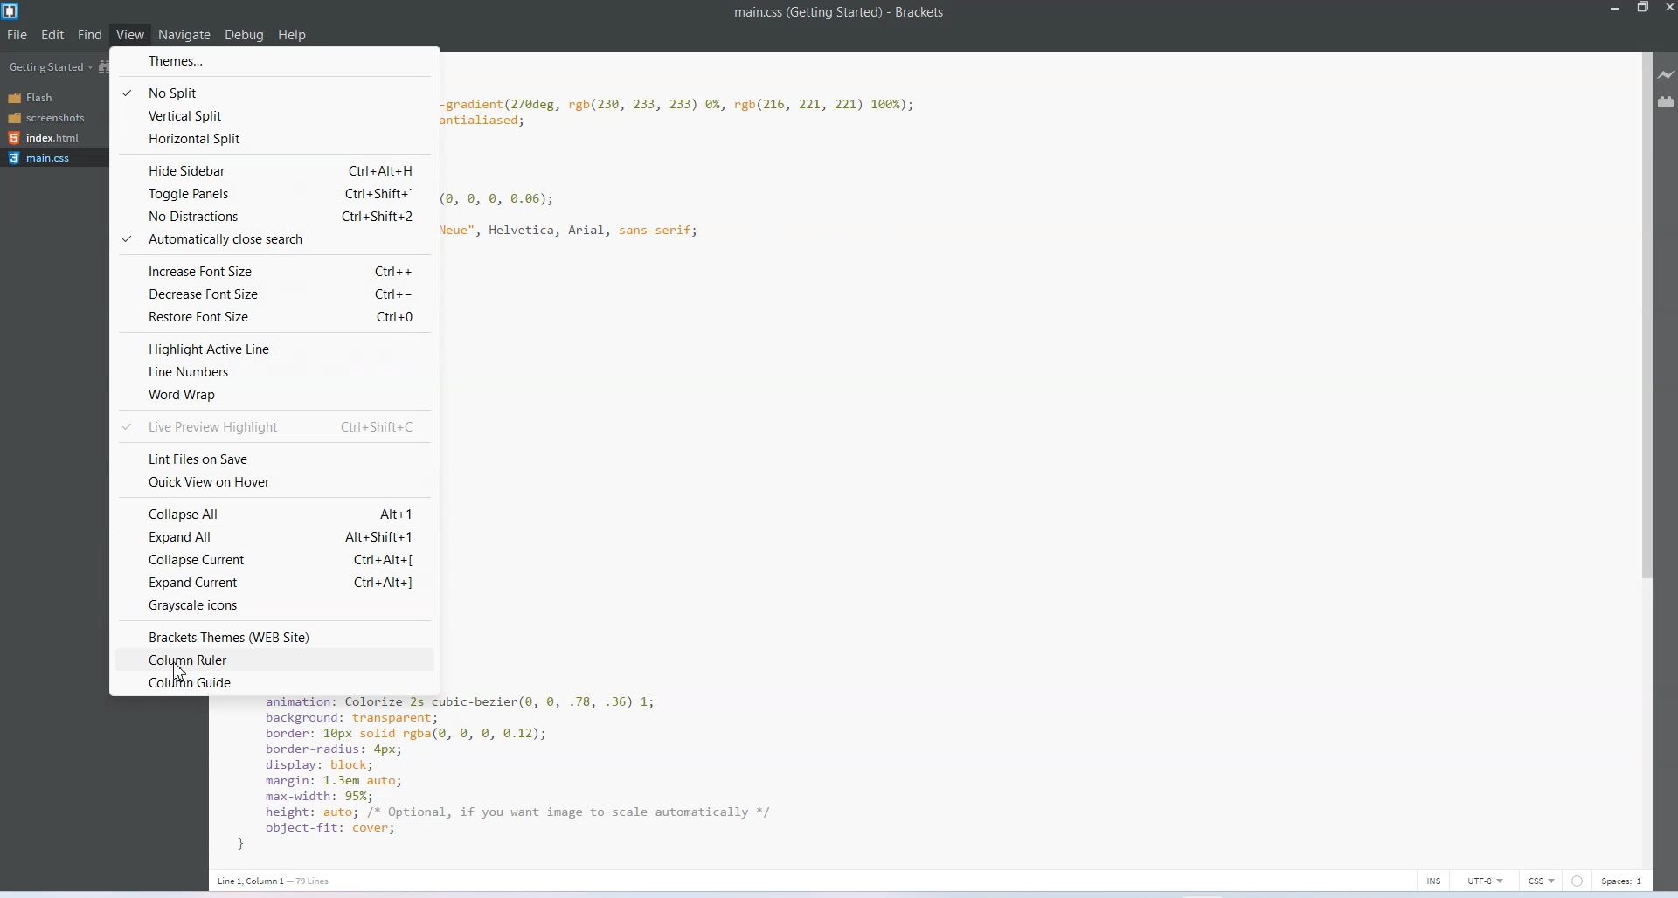 This screenshot has height=898, width=1678. I want to click on main.css (getting started)-brackets, so click(845, 15).